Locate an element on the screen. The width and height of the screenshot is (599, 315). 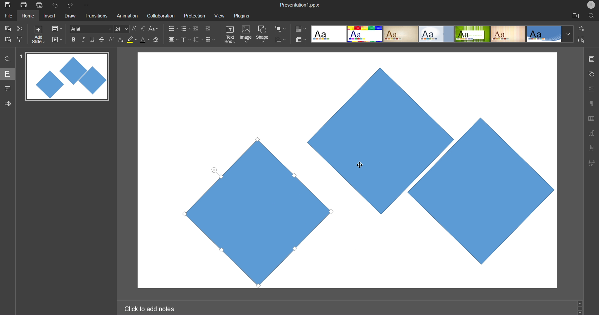
Home is located at coordinates (28, 16).